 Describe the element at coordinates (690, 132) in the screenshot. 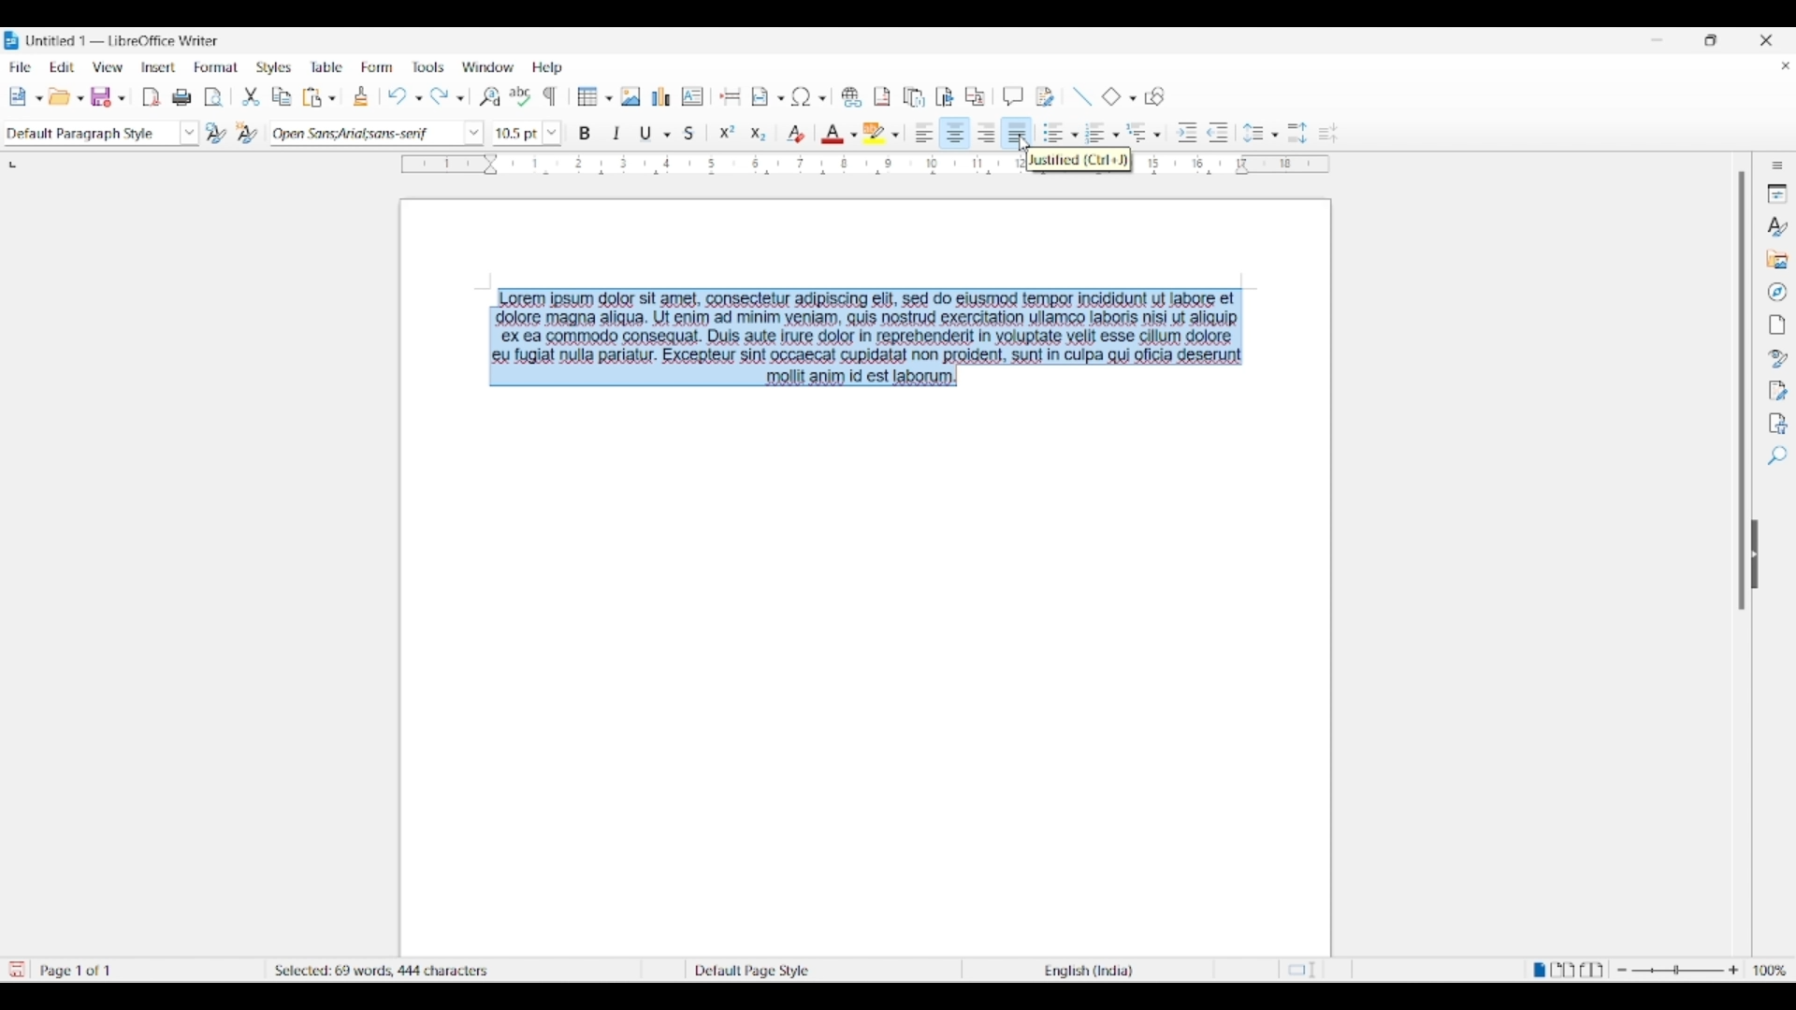

I see `Strikethrough selected text` at that location.